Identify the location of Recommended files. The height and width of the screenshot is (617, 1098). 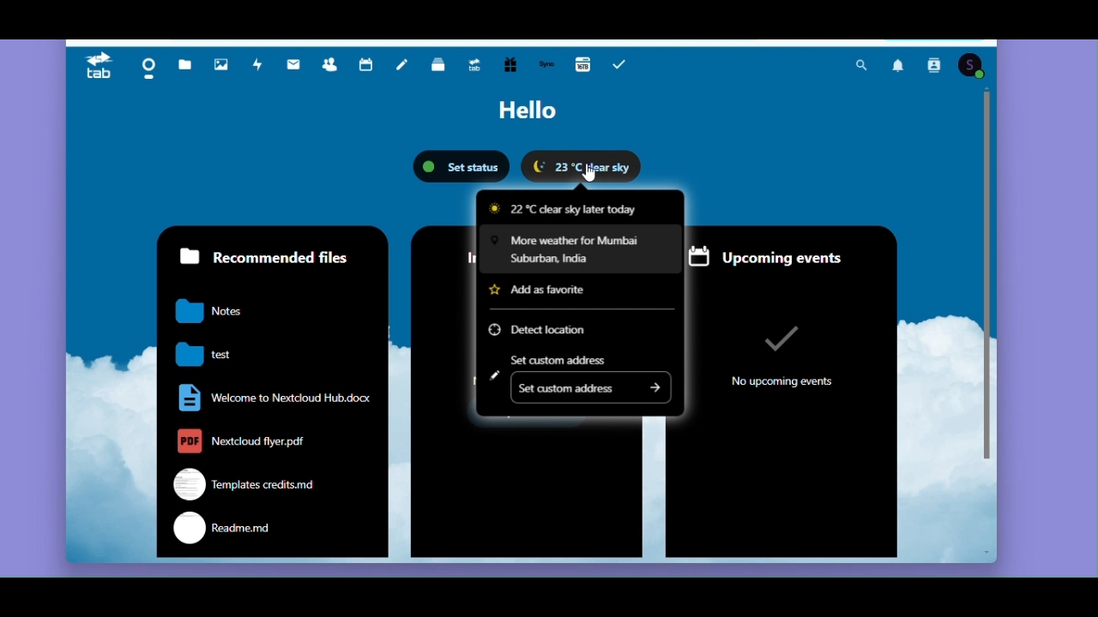
(267, 255).